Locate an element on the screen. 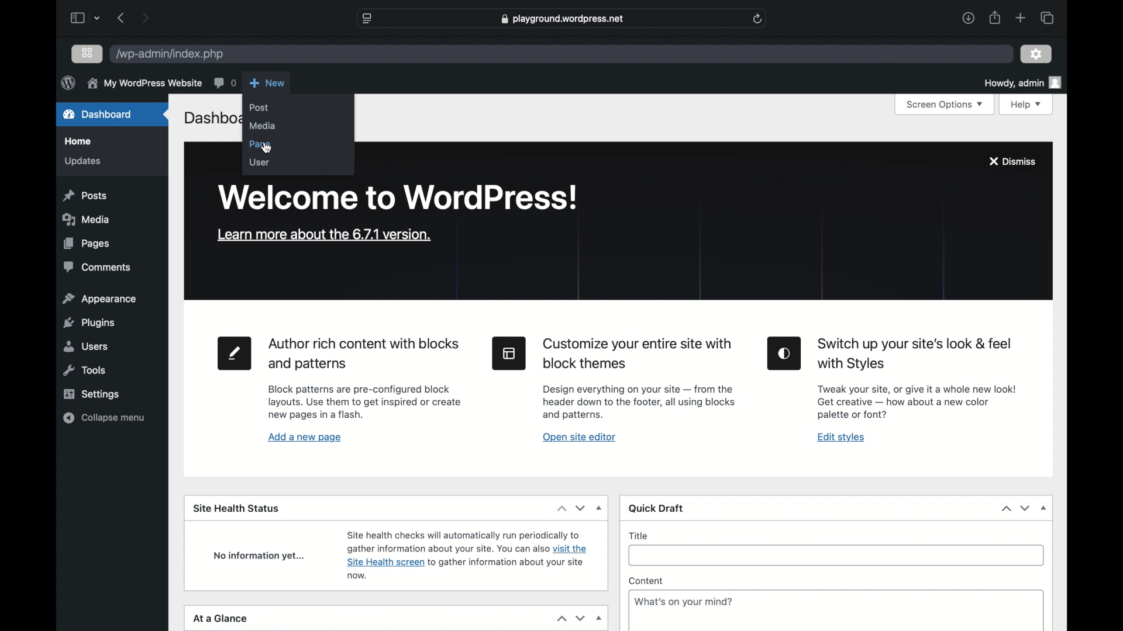  post is located at coordinates (259, 108).